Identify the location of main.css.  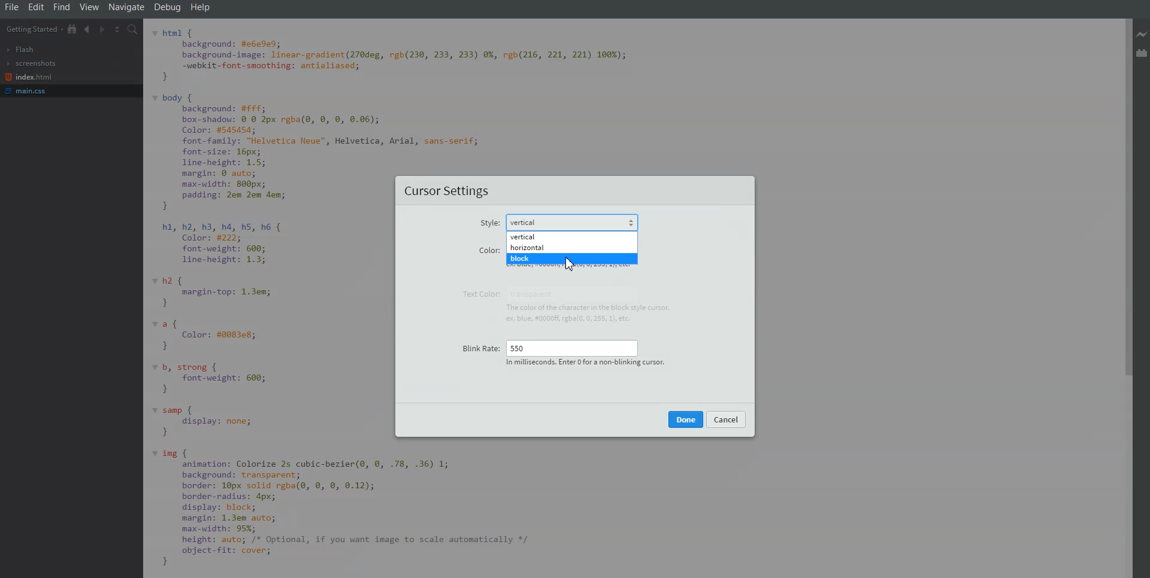
(29, 91).